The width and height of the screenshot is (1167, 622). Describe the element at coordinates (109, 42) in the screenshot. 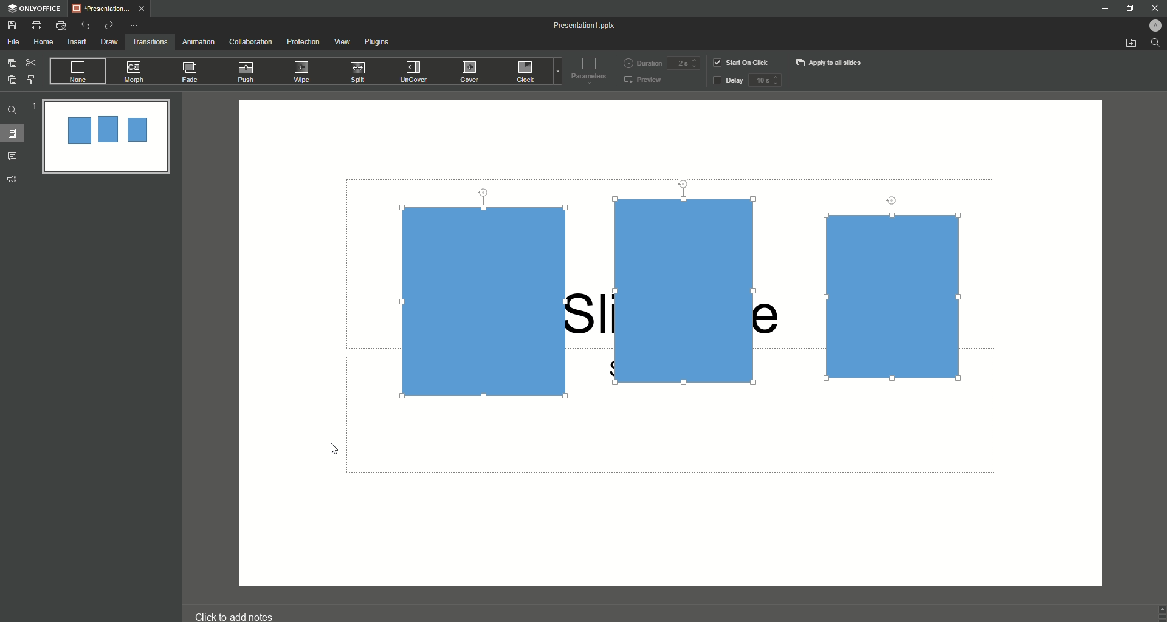

I see `Draw` at that location.